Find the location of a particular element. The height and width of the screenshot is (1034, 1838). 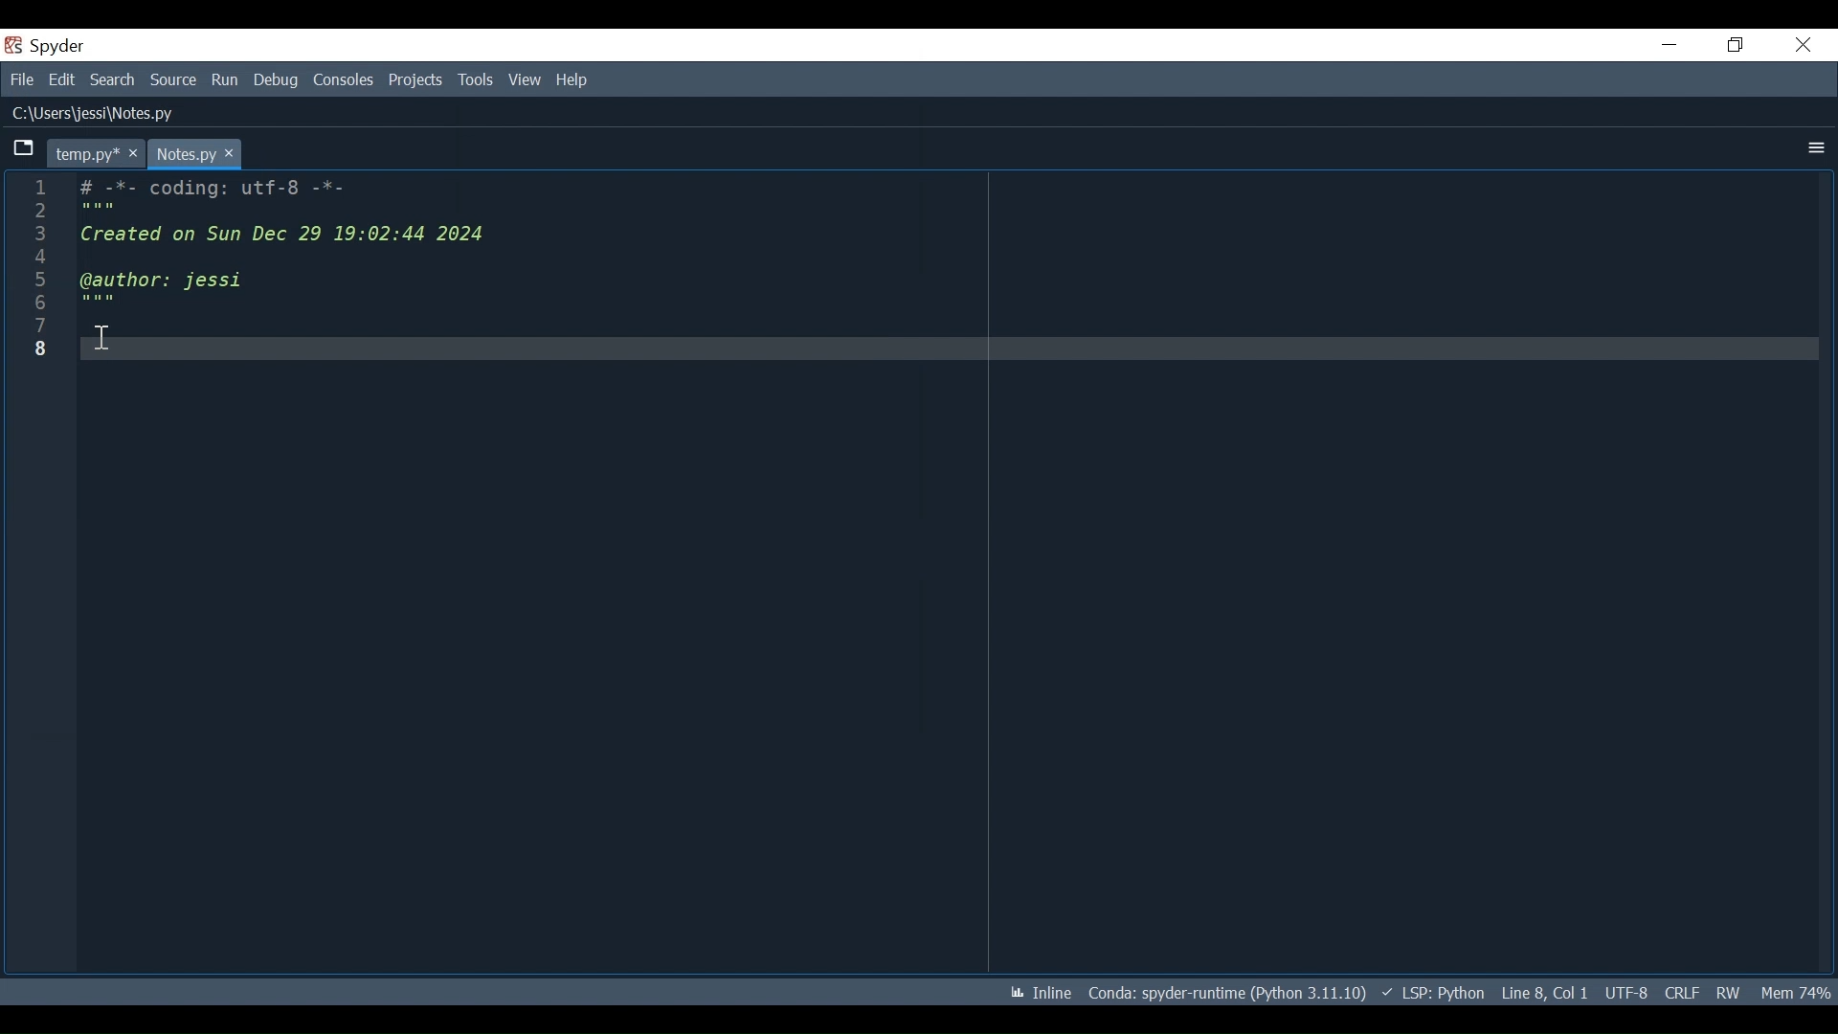

File Encoding is located at coordinates (1627, 993).